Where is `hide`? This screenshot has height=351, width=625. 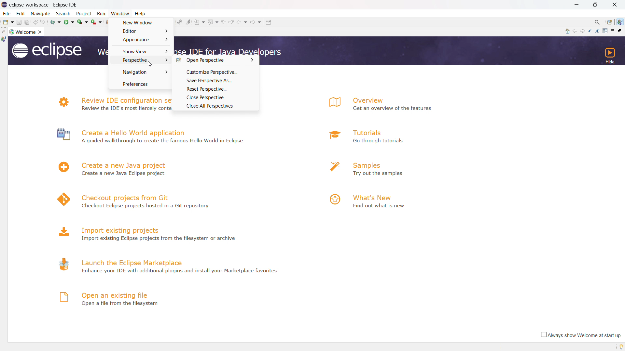 hide is located at coordinates (609, 55).